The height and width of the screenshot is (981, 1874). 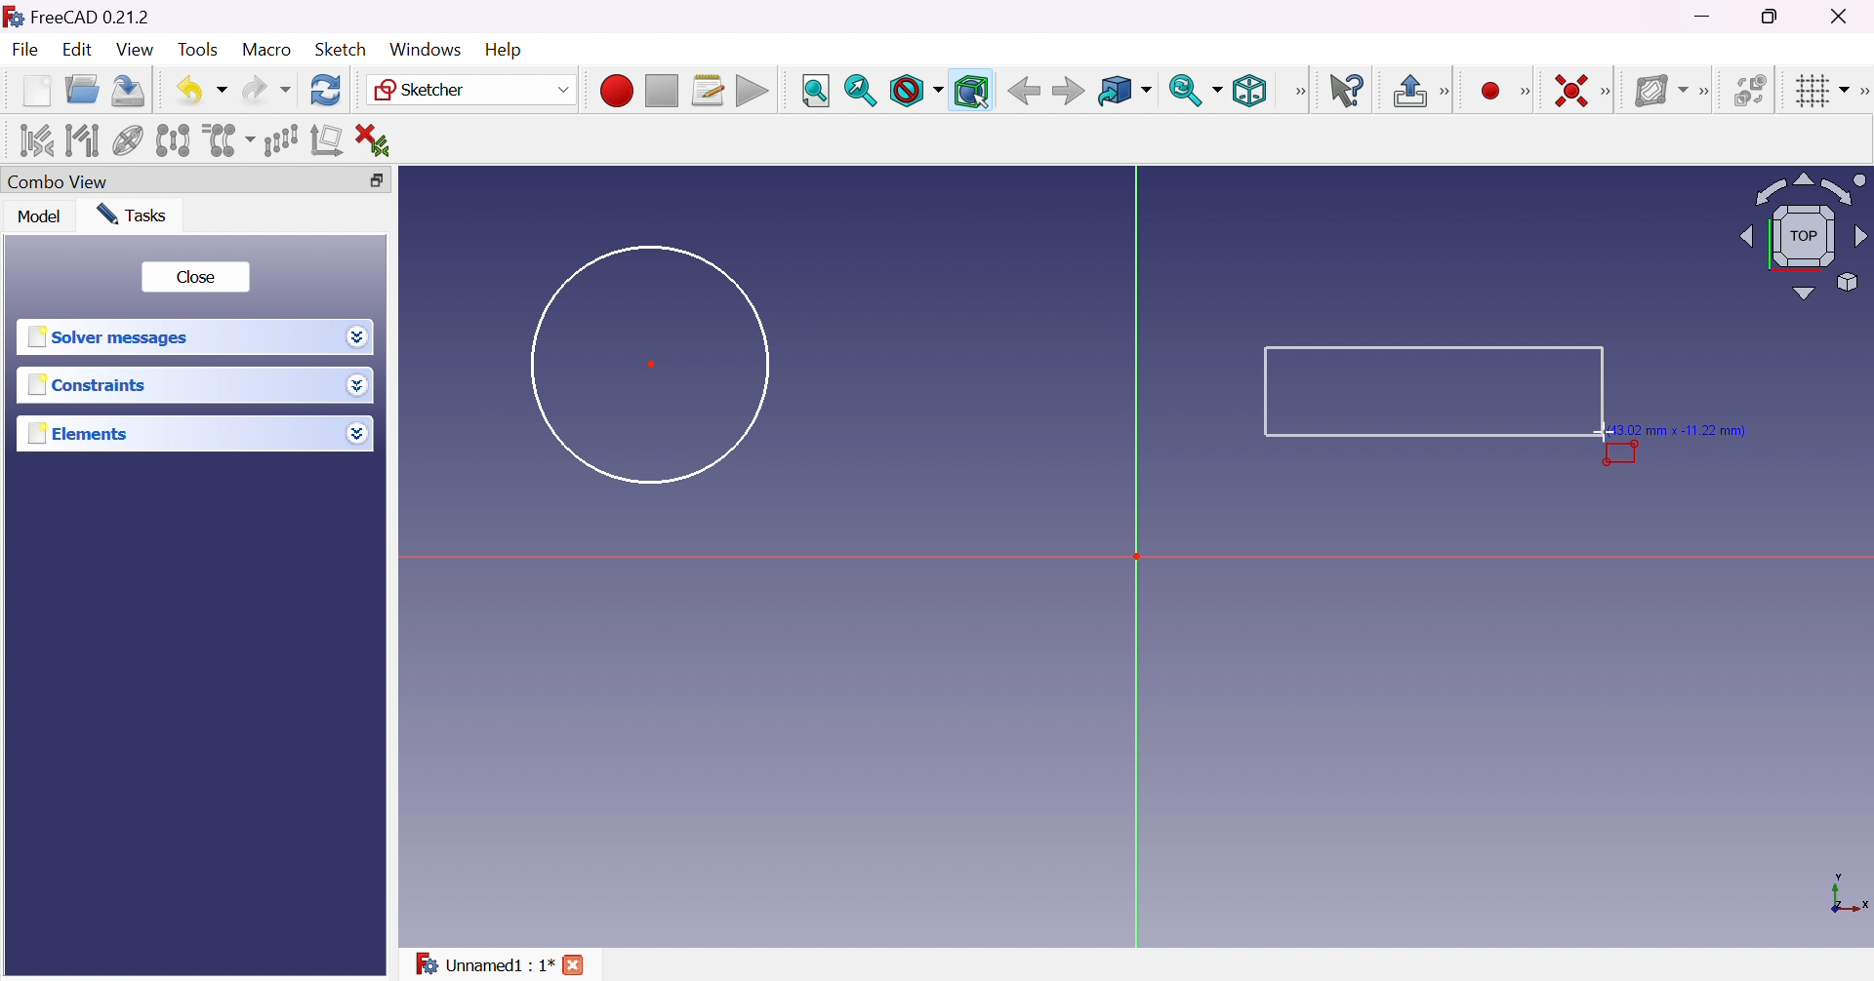 I want to click on Macro, so click(x=267, y=49).